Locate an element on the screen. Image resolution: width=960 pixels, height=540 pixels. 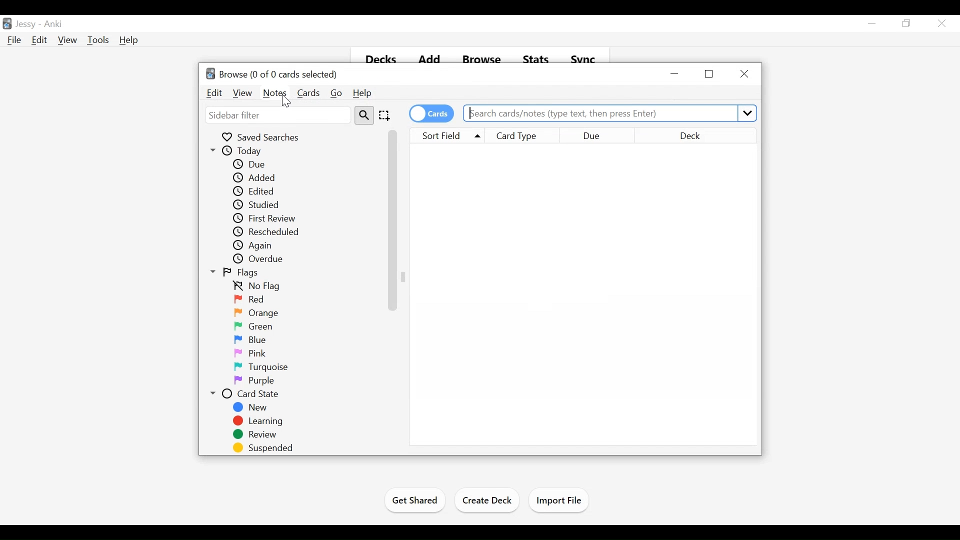
Import Files is located at coordinates (558, 500).